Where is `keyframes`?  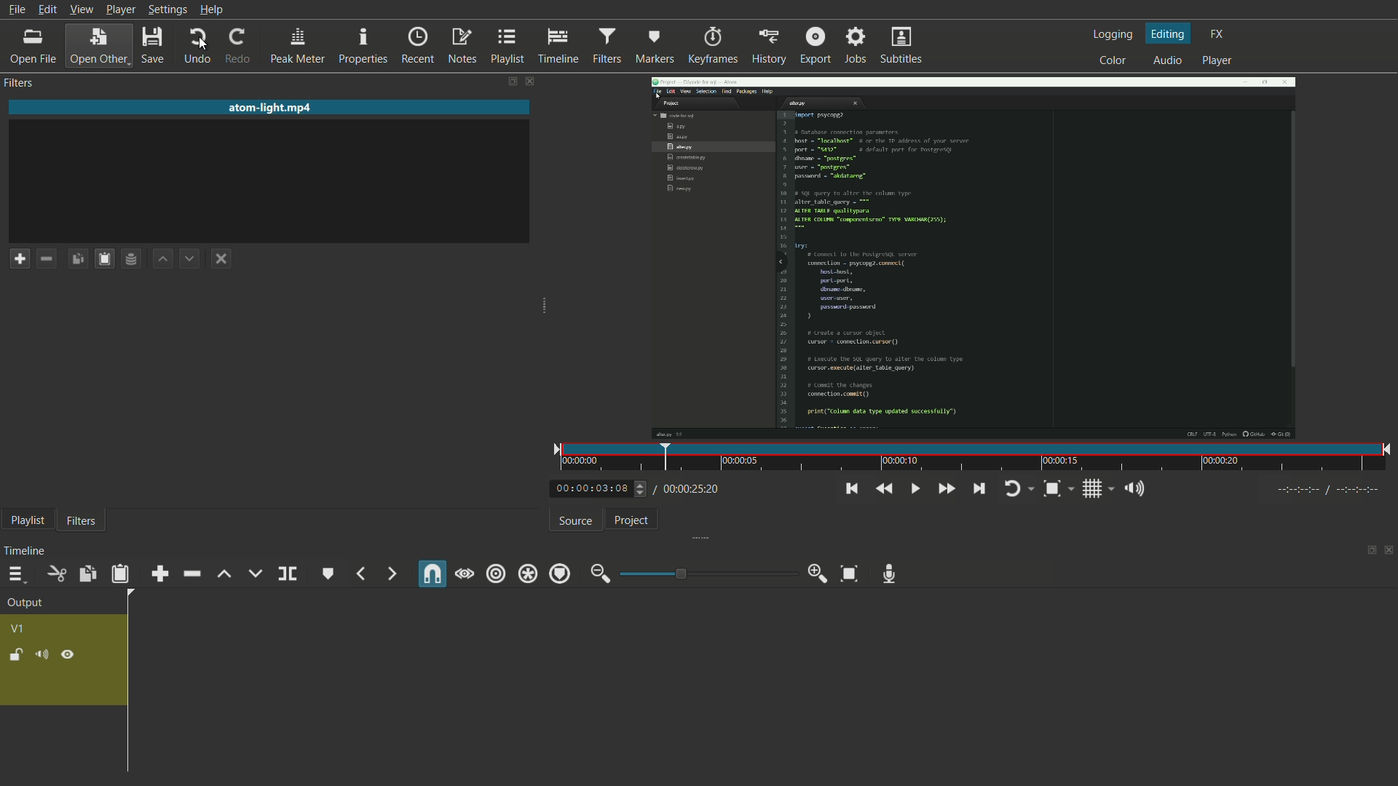
keyframes is located at coordinates (714, 45).